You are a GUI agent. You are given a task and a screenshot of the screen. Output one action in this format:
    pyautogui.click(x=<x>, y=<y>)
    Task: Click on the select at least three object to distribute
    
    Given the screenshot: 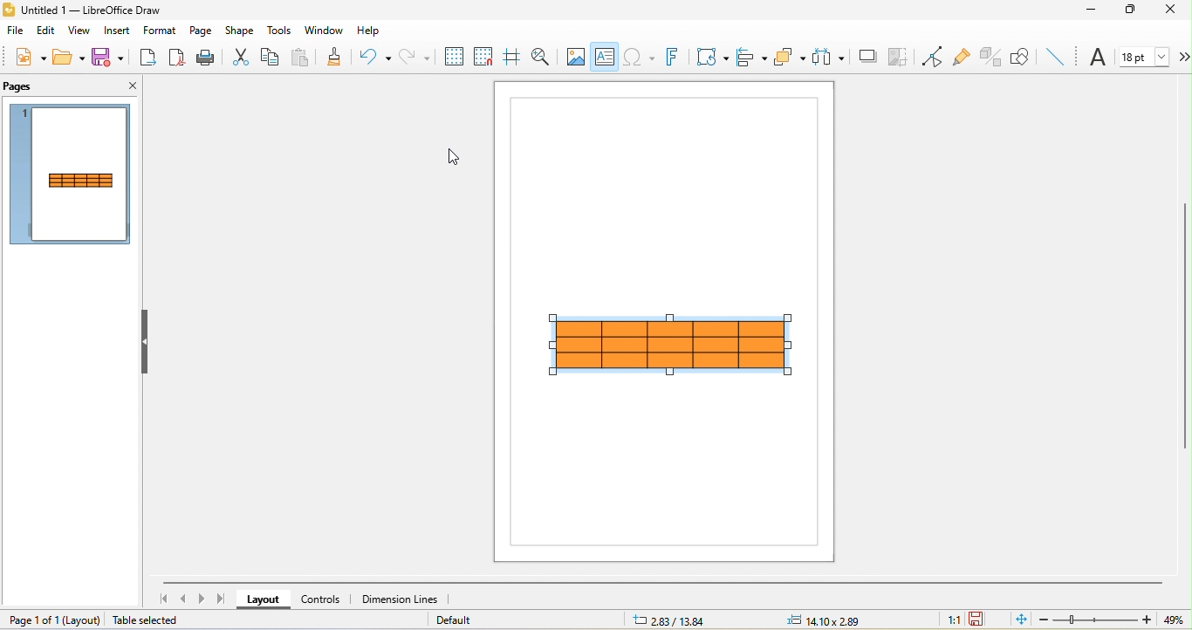 What is the action you would take?
    pyautogui.click(x=829, y=56)
    